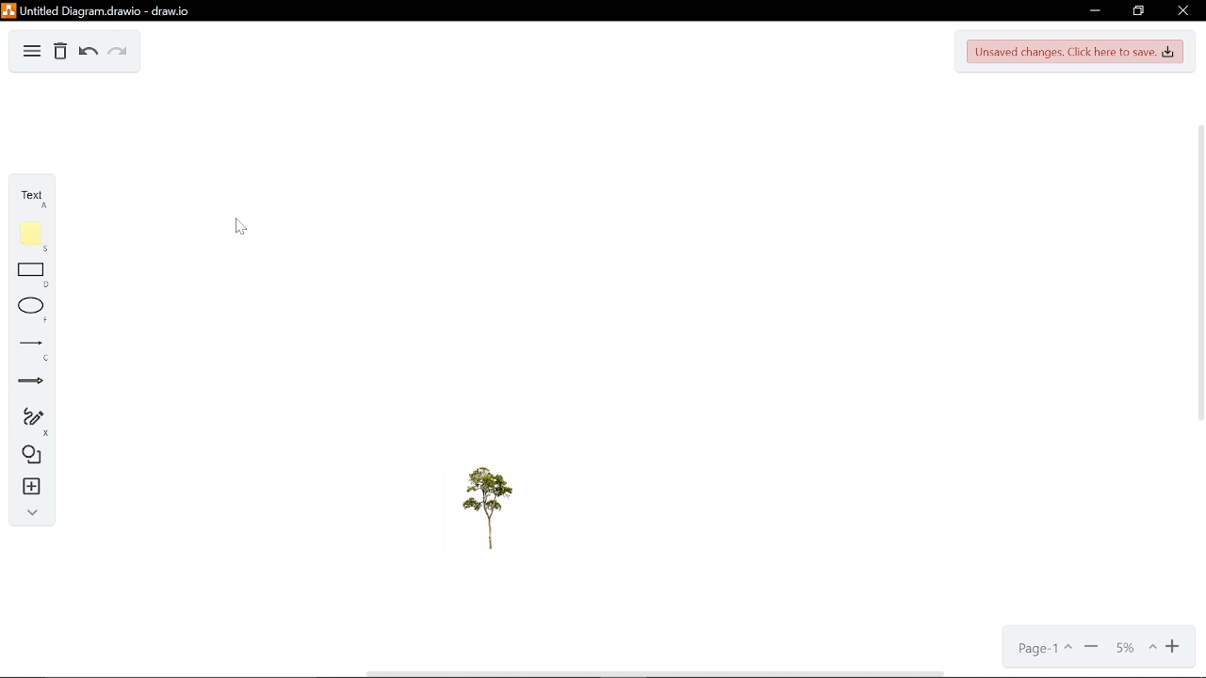 This screenshot has height=678, width=1206. What do you see at coordinates (26, 416) in the screenshot?
I see `Freehand` at bounding box center [26, 416].